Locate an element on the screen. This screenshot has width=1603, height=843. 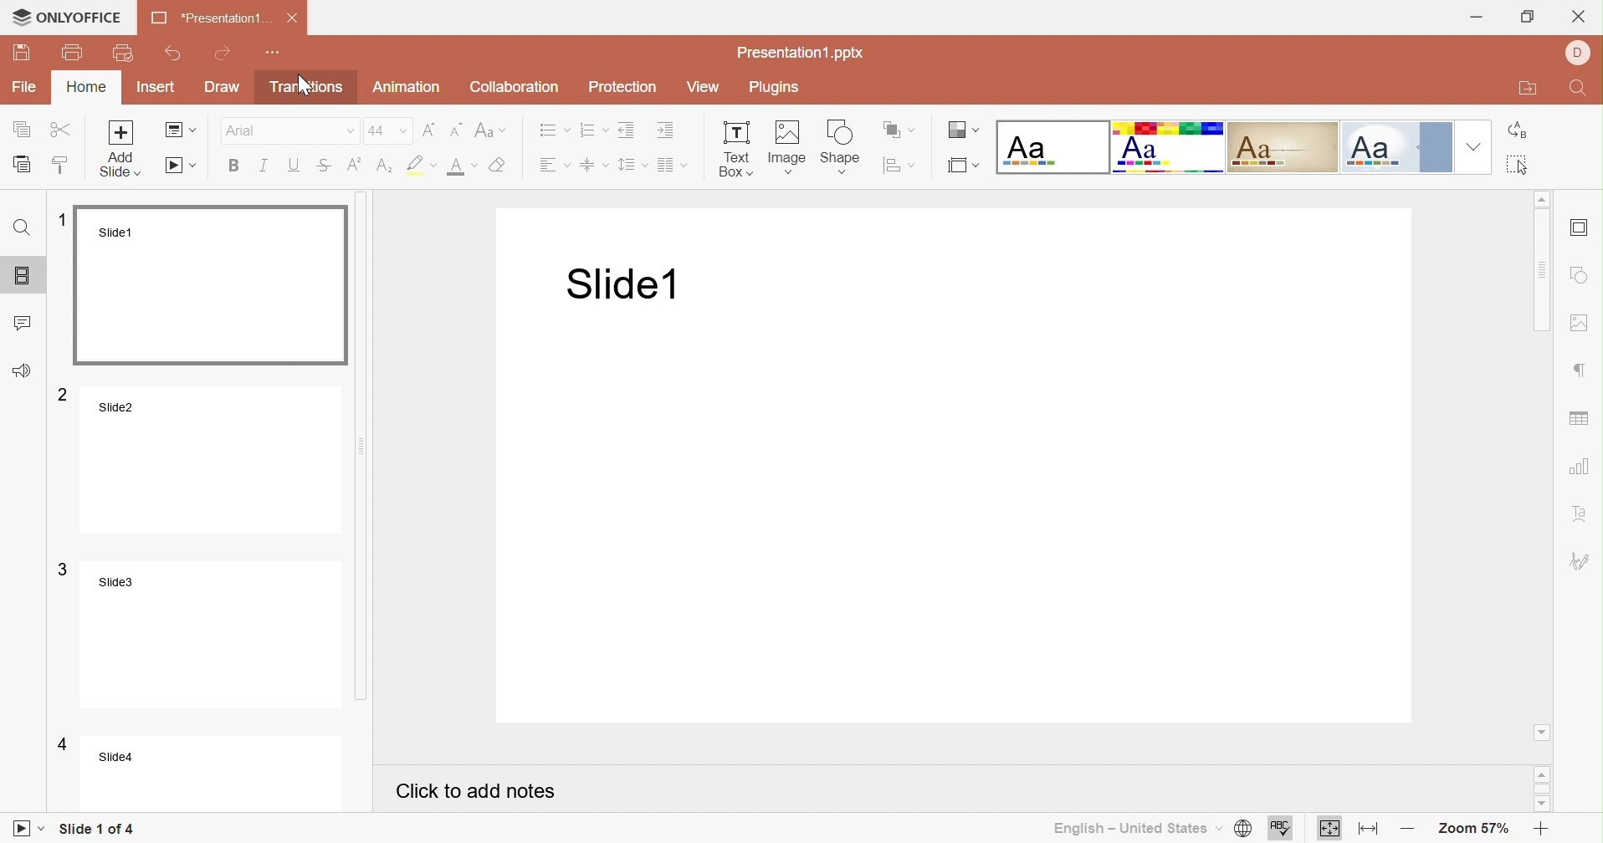
Open file location is located at coordinates (1529, 89).